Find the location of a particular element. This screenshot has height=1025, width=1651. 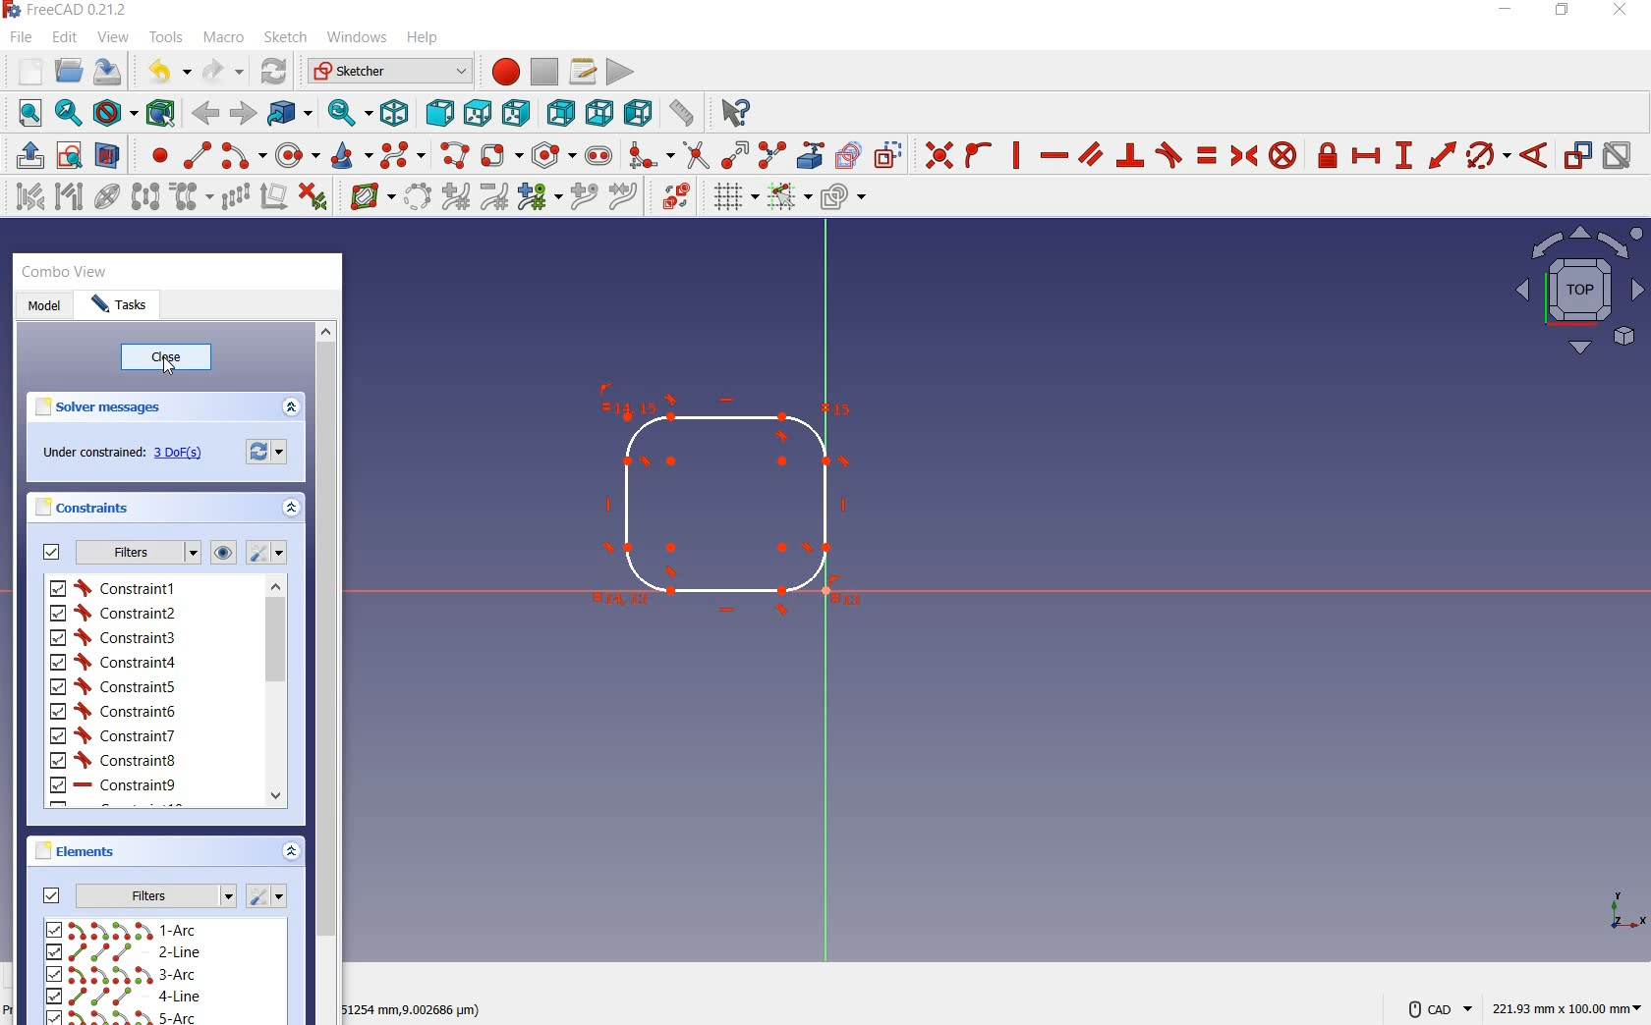

switch virtual space is located at coordinates (671, 196).